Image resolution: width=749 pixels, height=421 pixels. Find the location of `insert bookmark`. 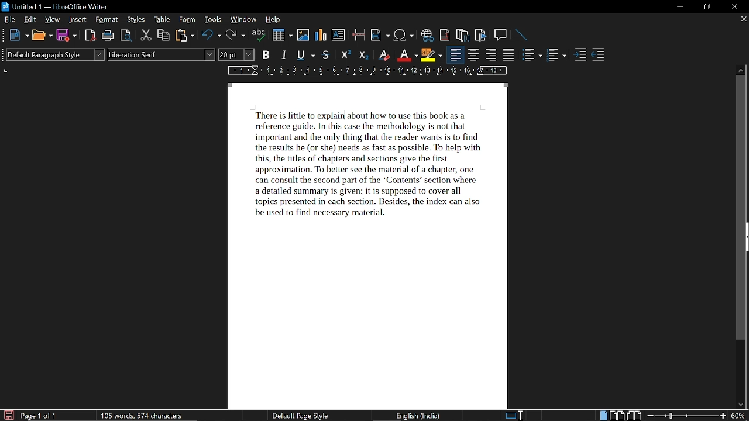

insert bookmark is located at coordinates (481, 35).